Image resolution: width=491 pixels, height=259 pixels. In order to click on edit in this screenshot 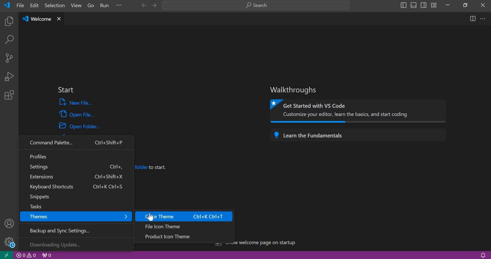, I will do `click(35, 6)`.